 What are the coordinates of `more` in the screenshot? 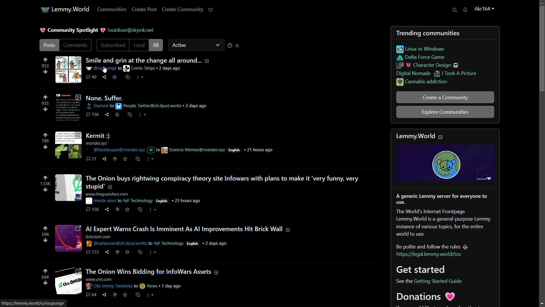 It's located at (142, 115).